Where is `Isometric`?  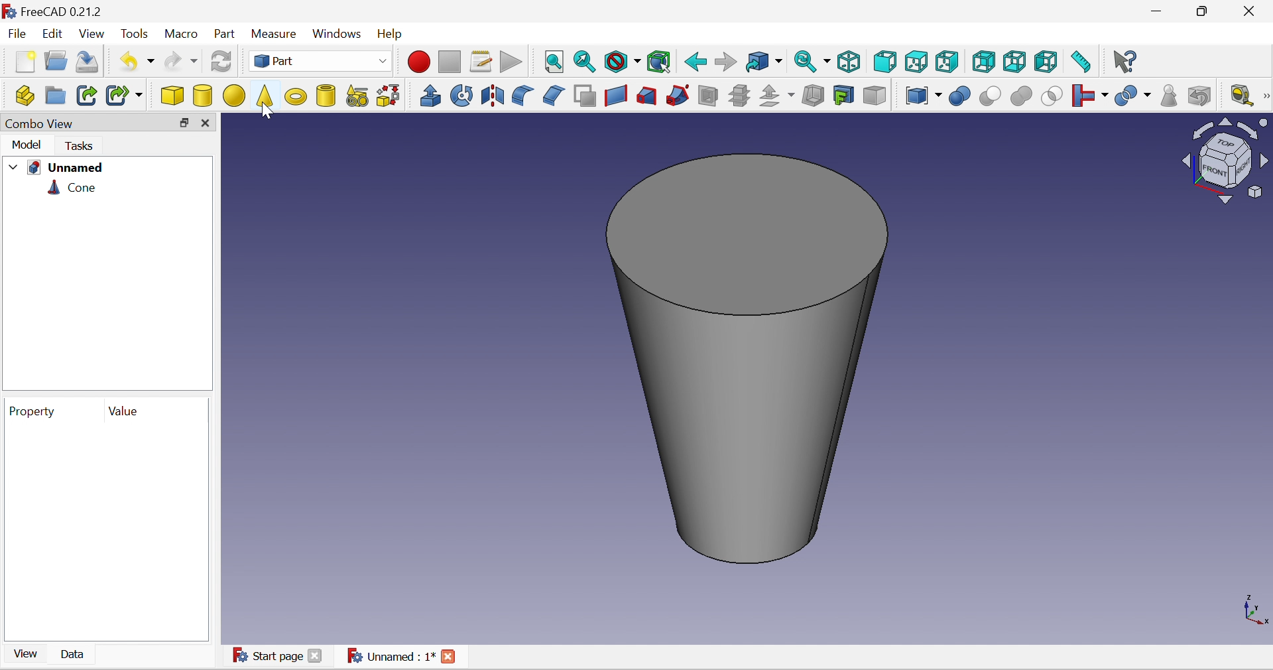
Isometric is located at coordinates (851, 61).